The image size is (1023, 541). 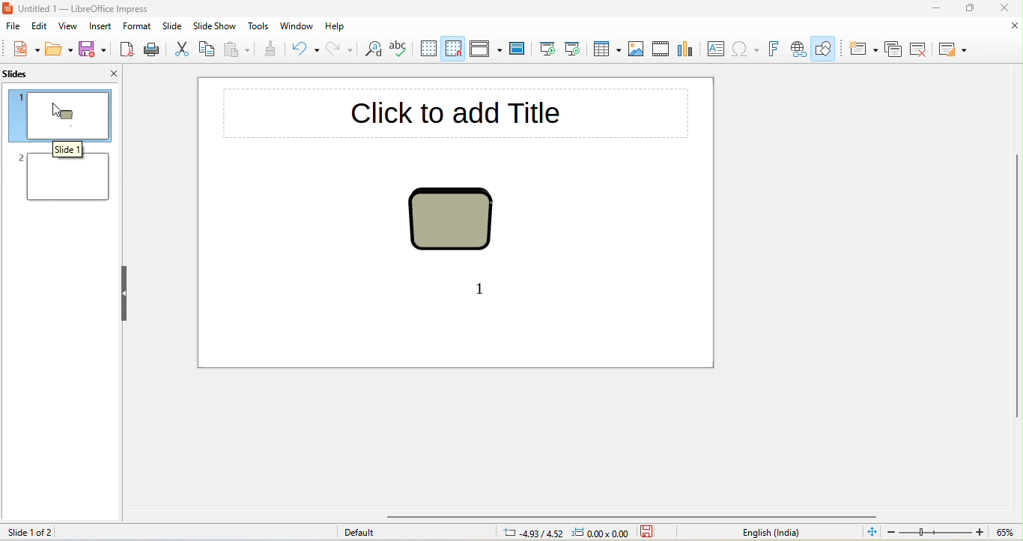 What do you see at coordinates (40, 26) in the screenshot?
I see `edit` at bounding box center [40, 26].